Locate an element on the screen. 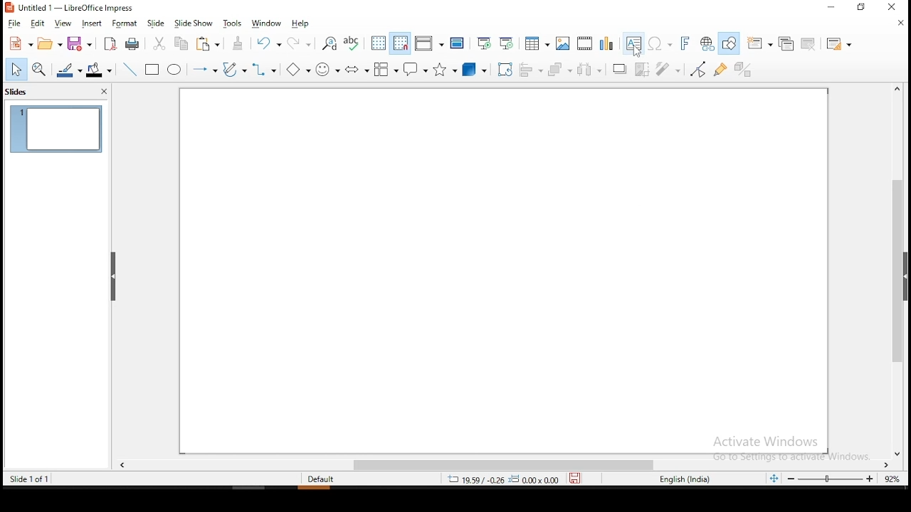 Image resolution: width=911 pixels, height=512 pixels. 3D objects is located at coordinates (477, 69).